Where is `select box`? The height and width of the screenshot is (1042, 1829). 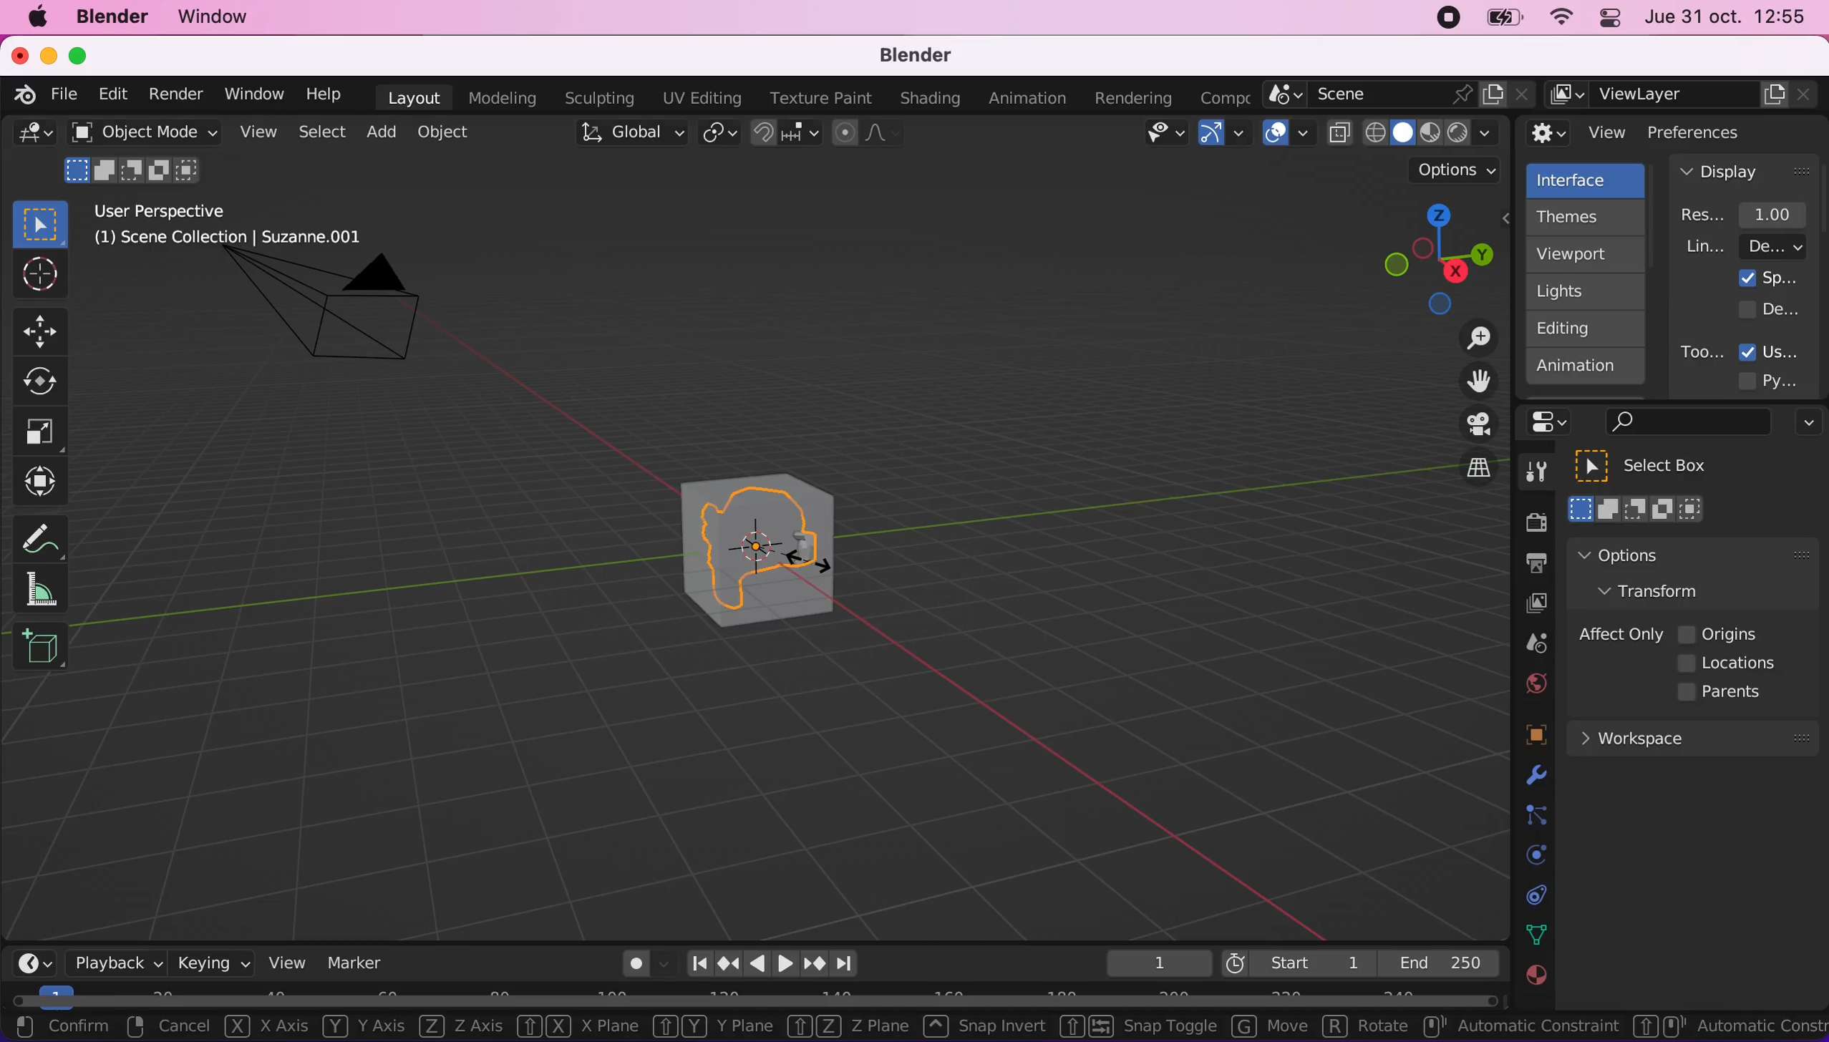 select box is located at coordinates (40, 223).